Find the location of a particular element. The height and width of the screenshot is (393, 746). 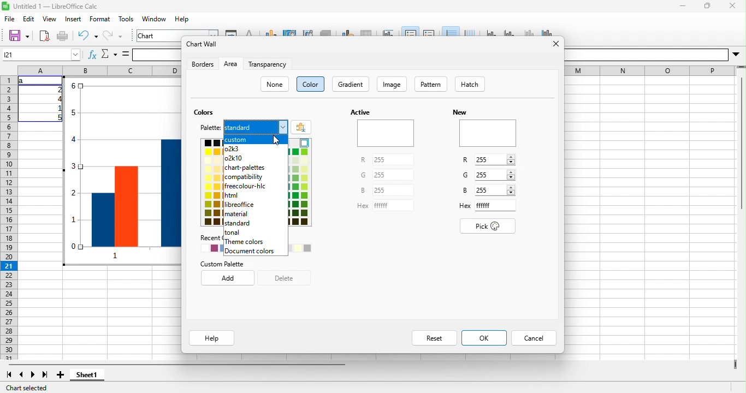

tools is located at coordinates (126, 19).